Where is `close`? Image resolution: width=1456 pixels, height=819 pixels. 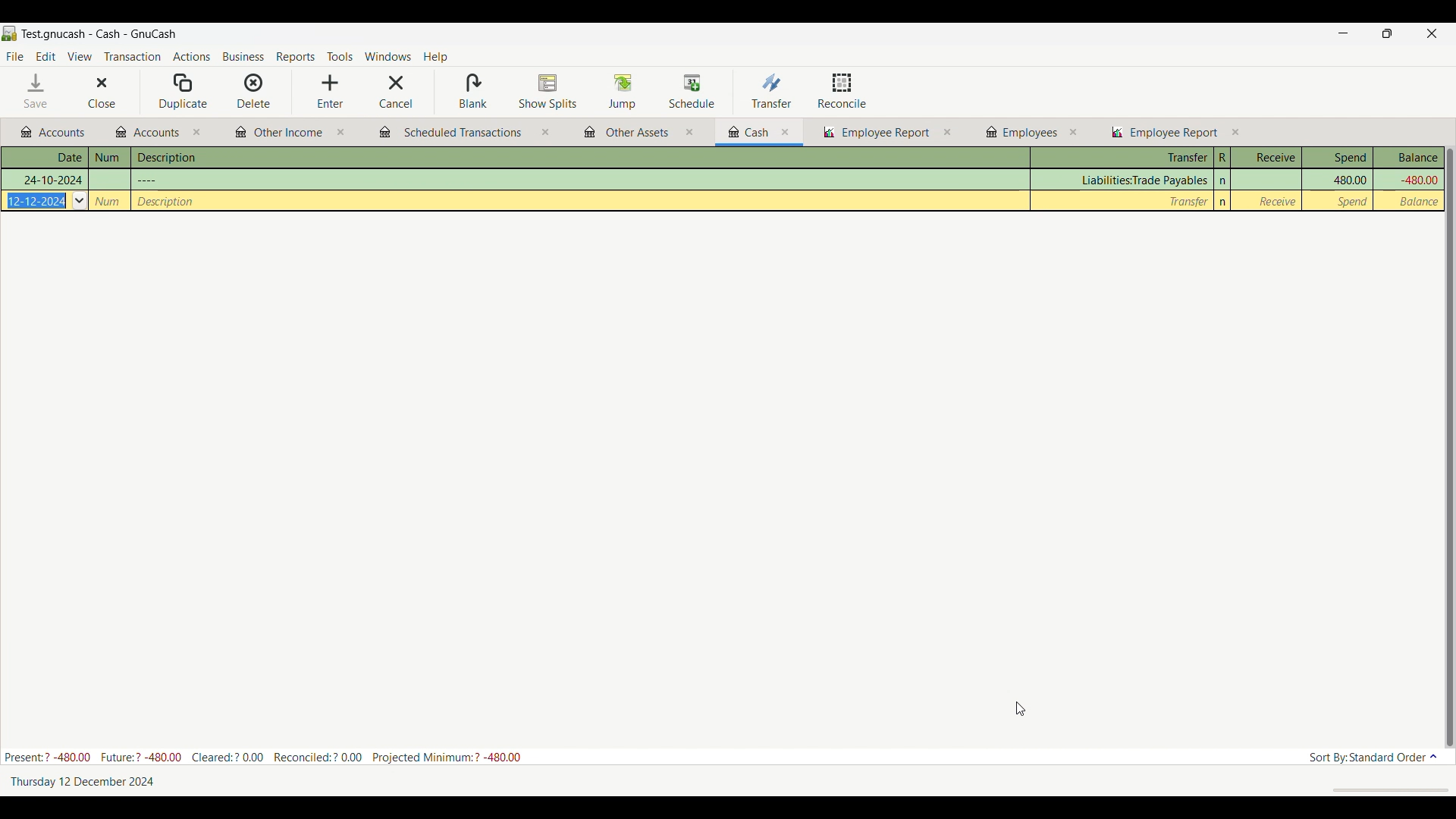
close is located at coordinates (689, 132).